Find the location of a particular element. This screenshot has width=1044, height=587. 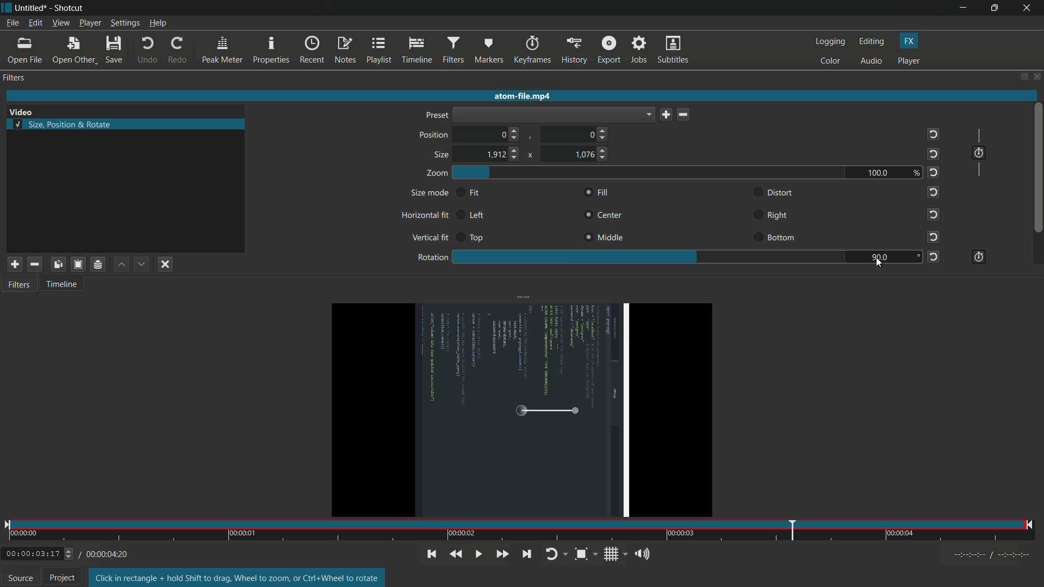

text is located at coordinates (239, 578).